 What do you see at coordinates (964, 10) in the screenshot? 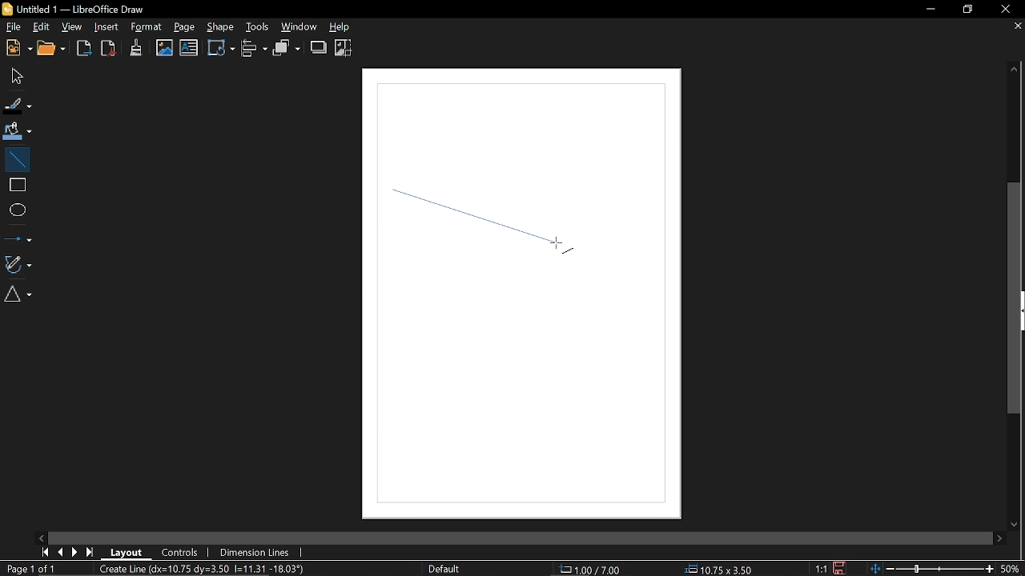
I see `Restore down` at bounding box center [964, 10].